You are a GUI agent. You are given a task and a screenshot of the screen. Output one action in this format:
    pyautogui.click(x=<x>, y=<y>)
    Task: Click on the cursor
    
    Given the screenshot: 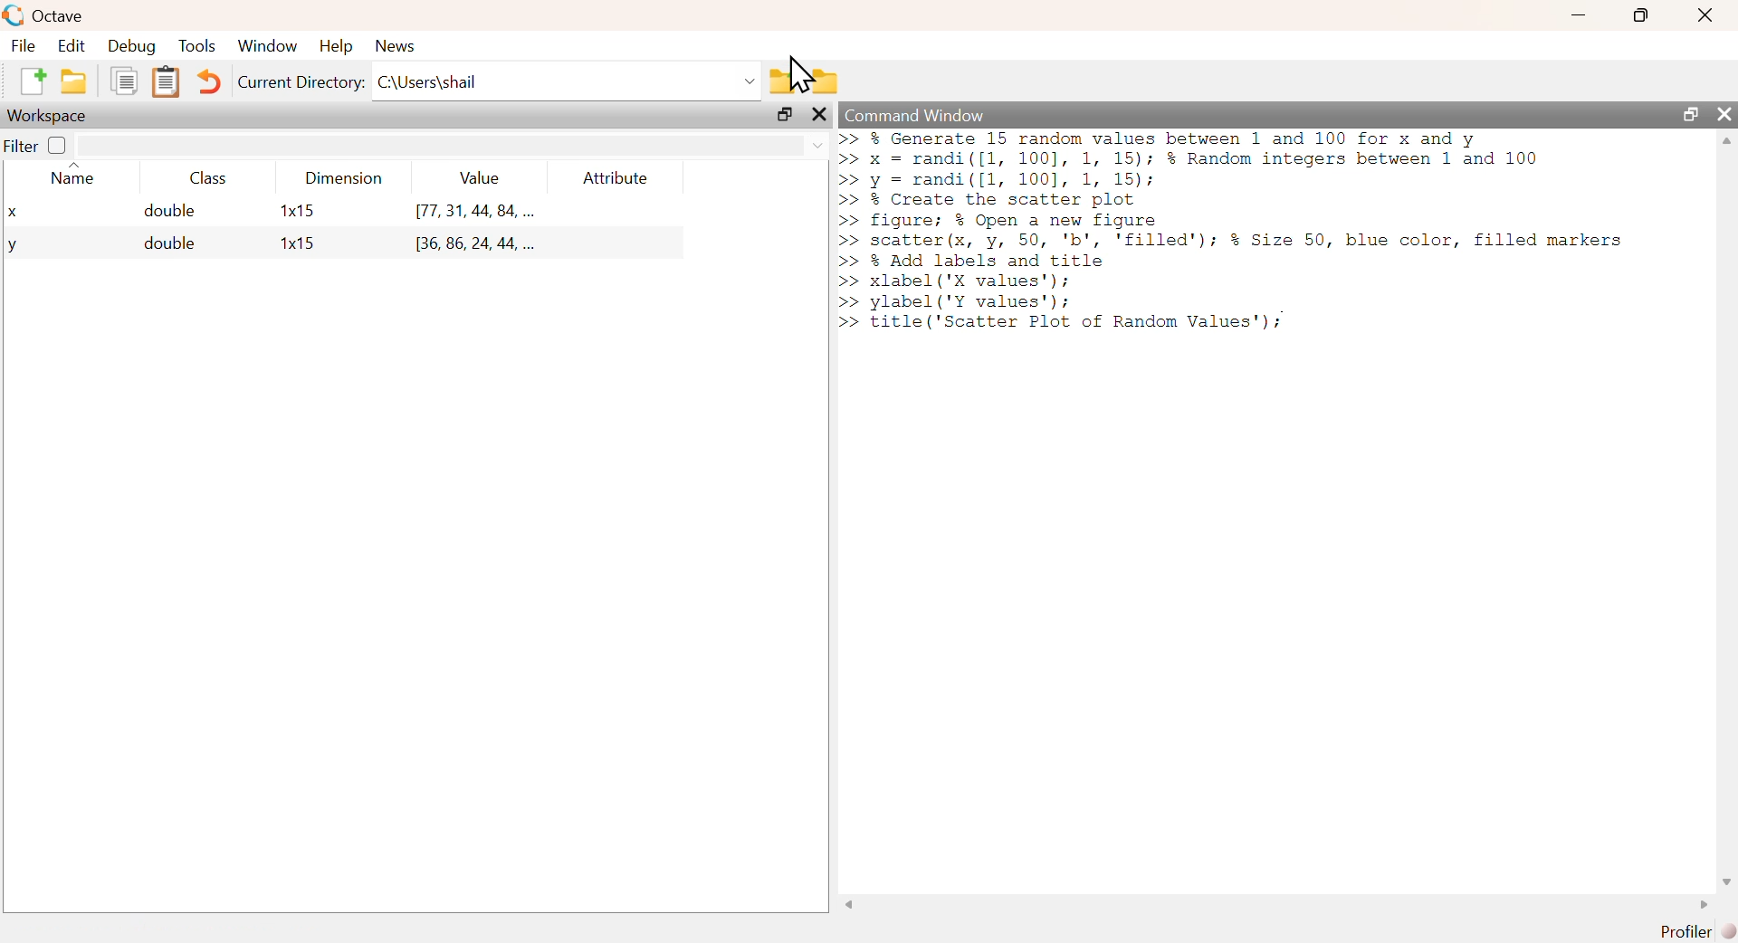 What is the action you would take?
    pyautogui.click(x=798, y=72)
    